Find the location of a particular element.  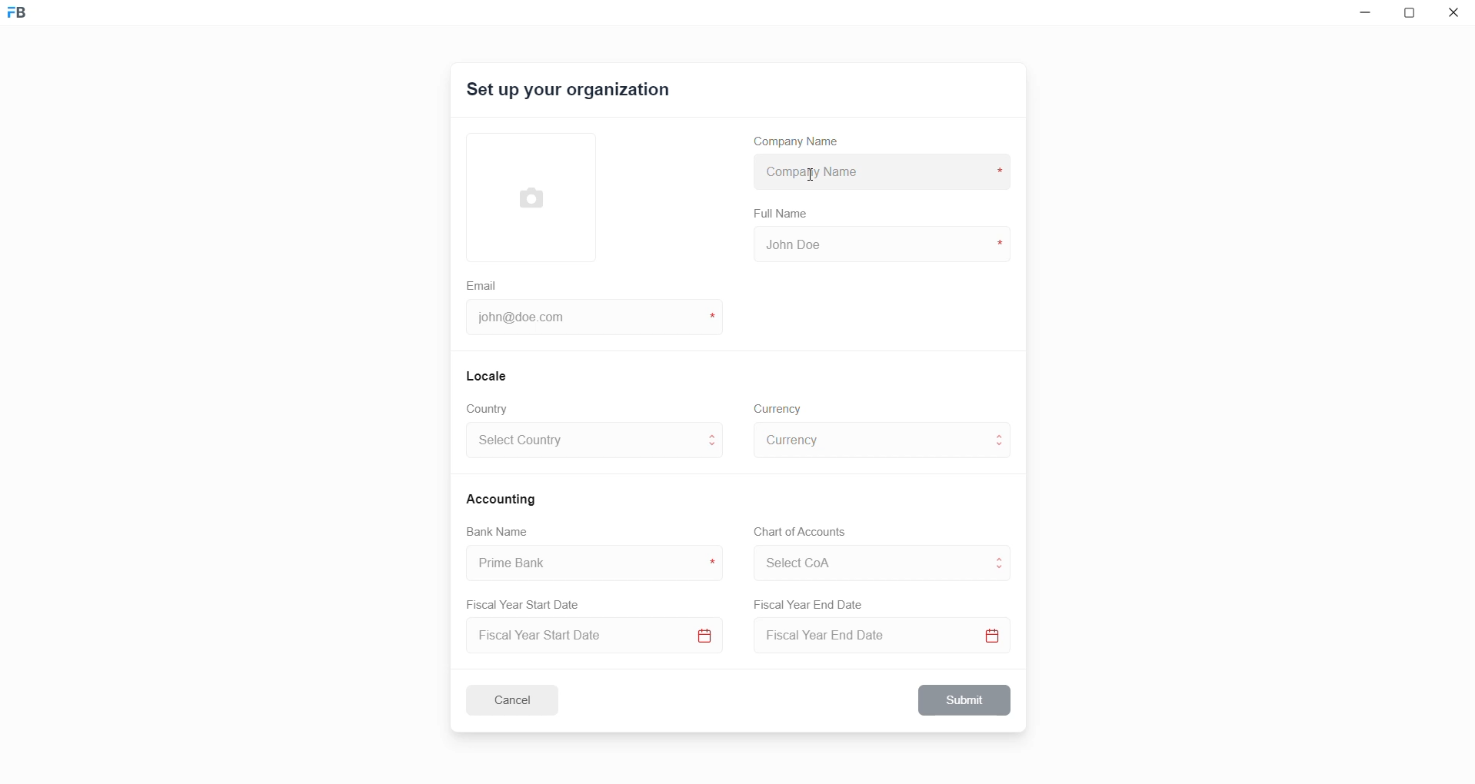

move to above curreny is located at coordinates (1003, 434).